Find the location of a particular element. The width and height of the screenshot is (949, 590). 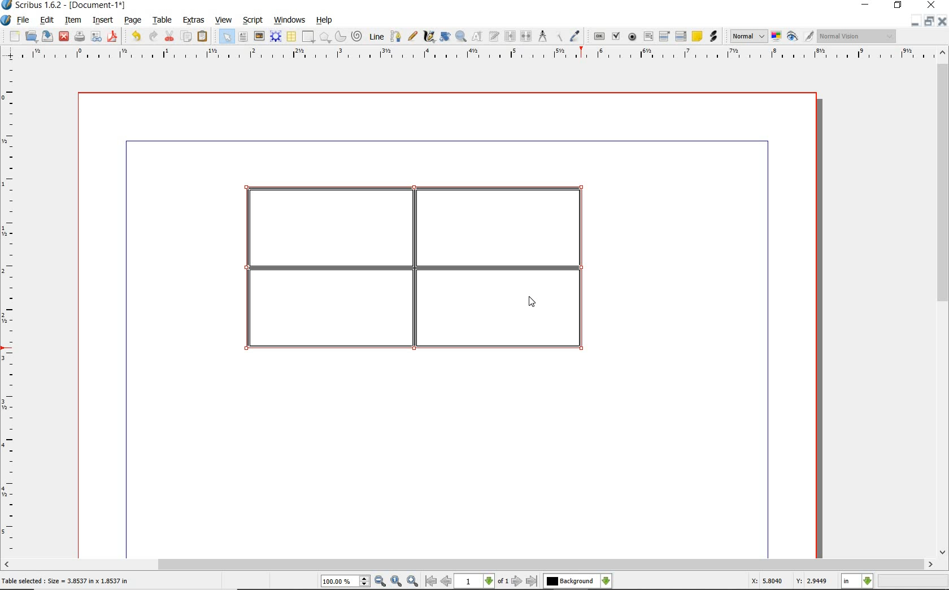

scrollbar is located at coordinates (468, 565).